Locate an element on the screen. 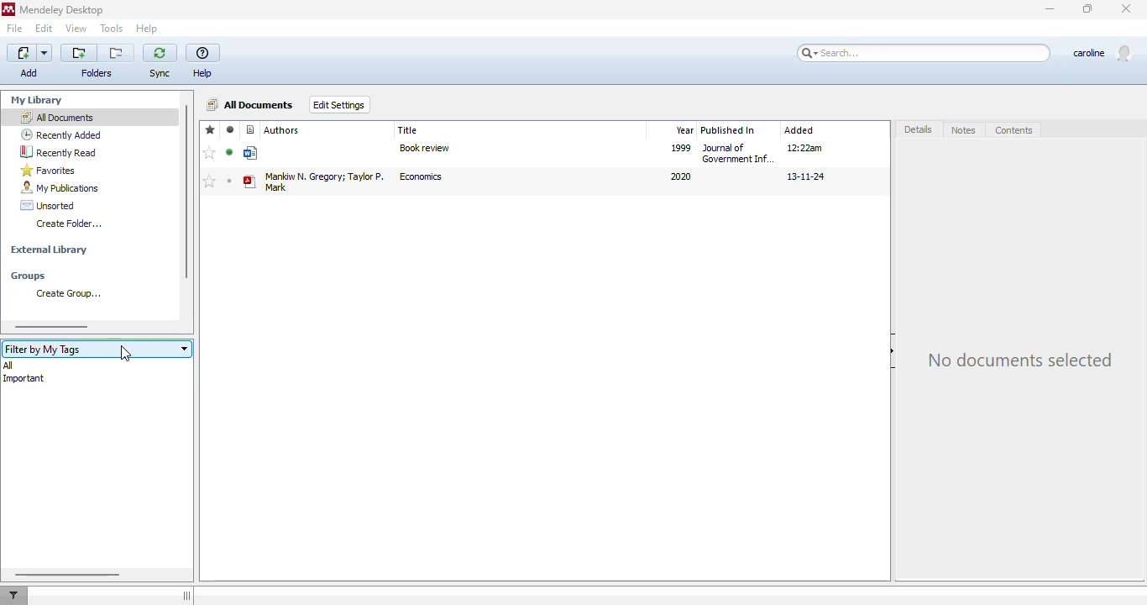  mark as favorites is located at coordinates (210, 181).